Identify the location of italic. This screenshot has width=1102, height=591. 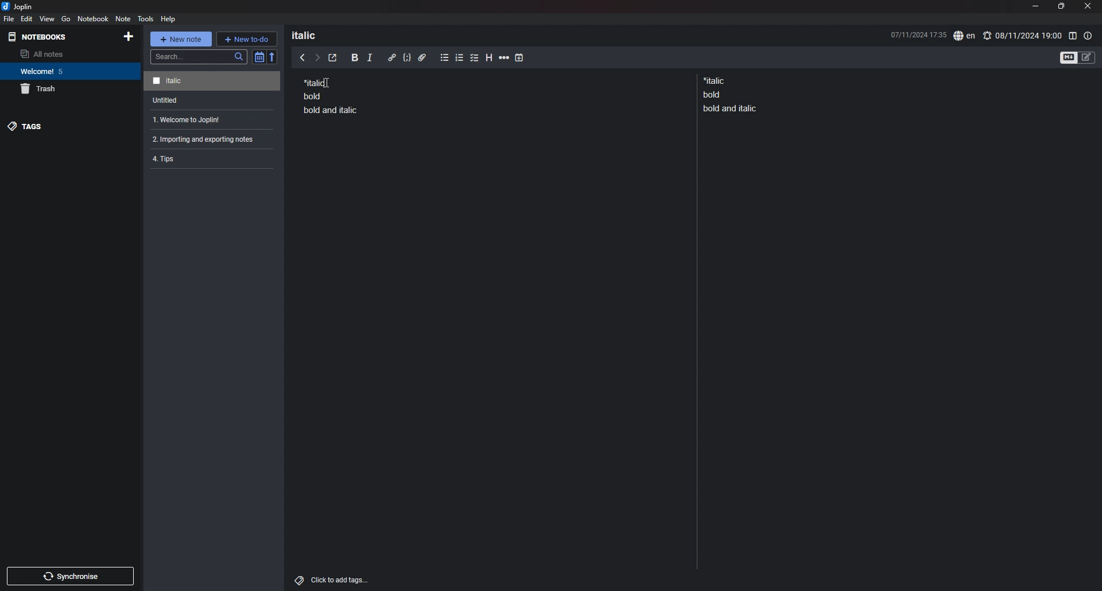
(370, 60).